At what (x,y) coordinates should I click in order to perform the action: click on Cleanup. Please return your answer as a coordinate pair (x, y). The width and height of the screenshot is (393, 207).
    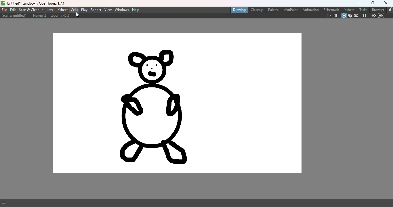
    Looking at the image, I should click on (257, 10).